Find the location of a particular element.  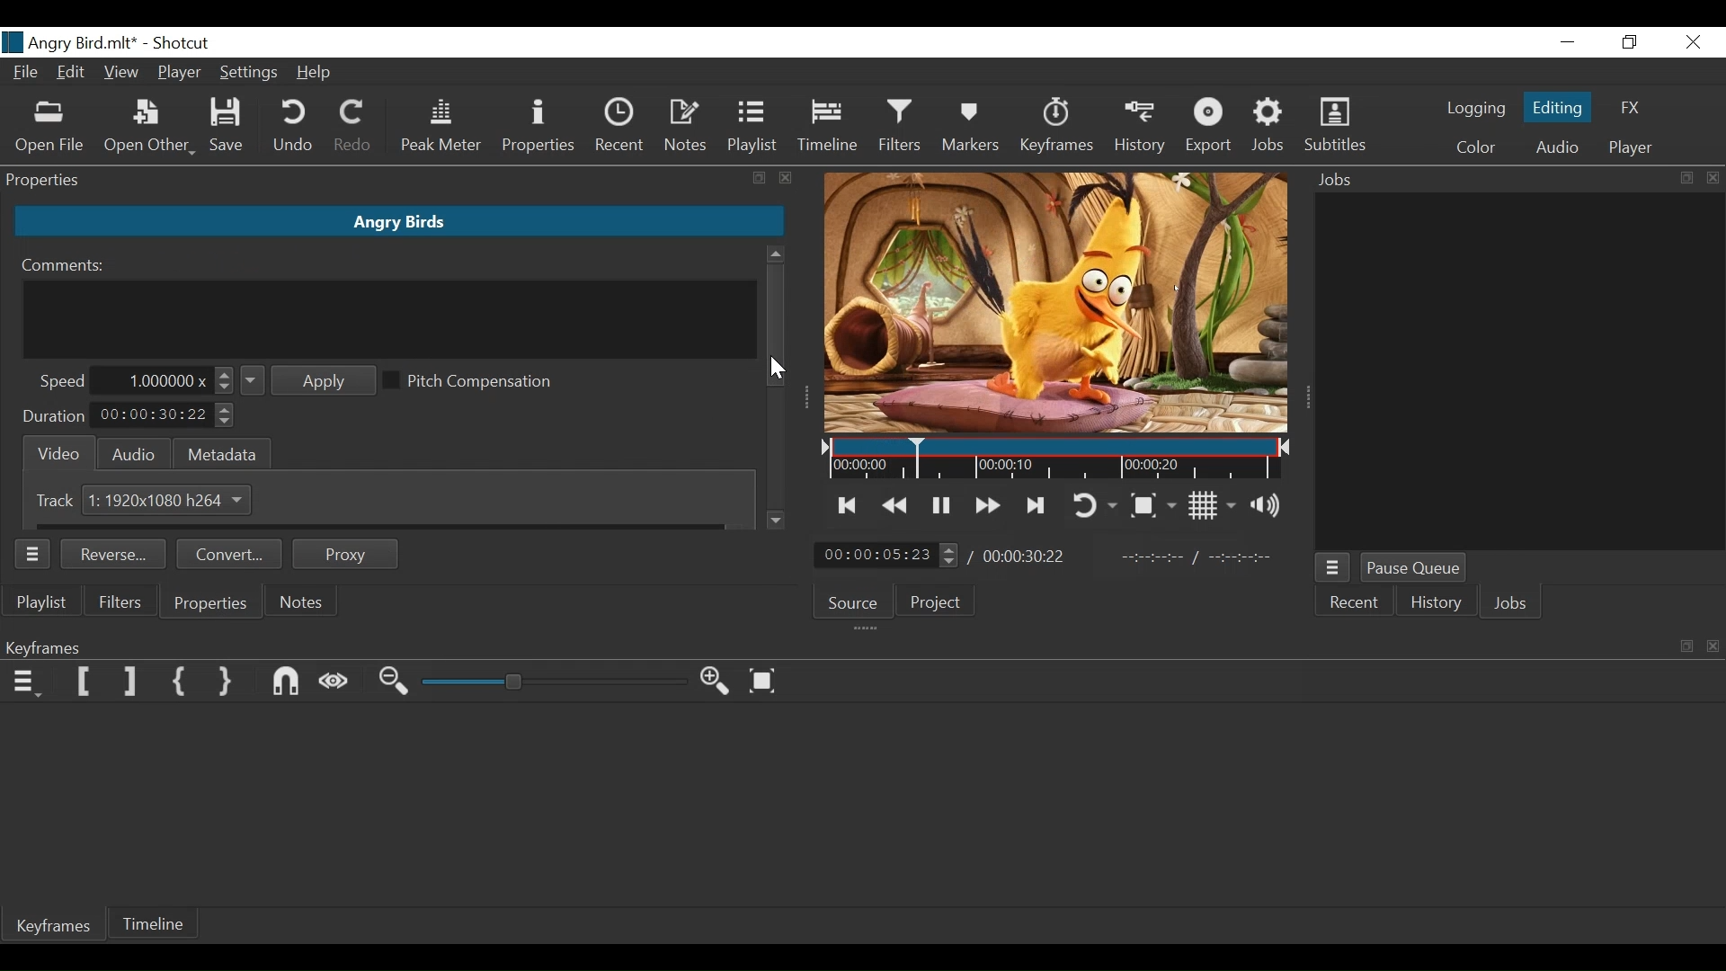

Play forward quickly is located at coordinates (985, 503).